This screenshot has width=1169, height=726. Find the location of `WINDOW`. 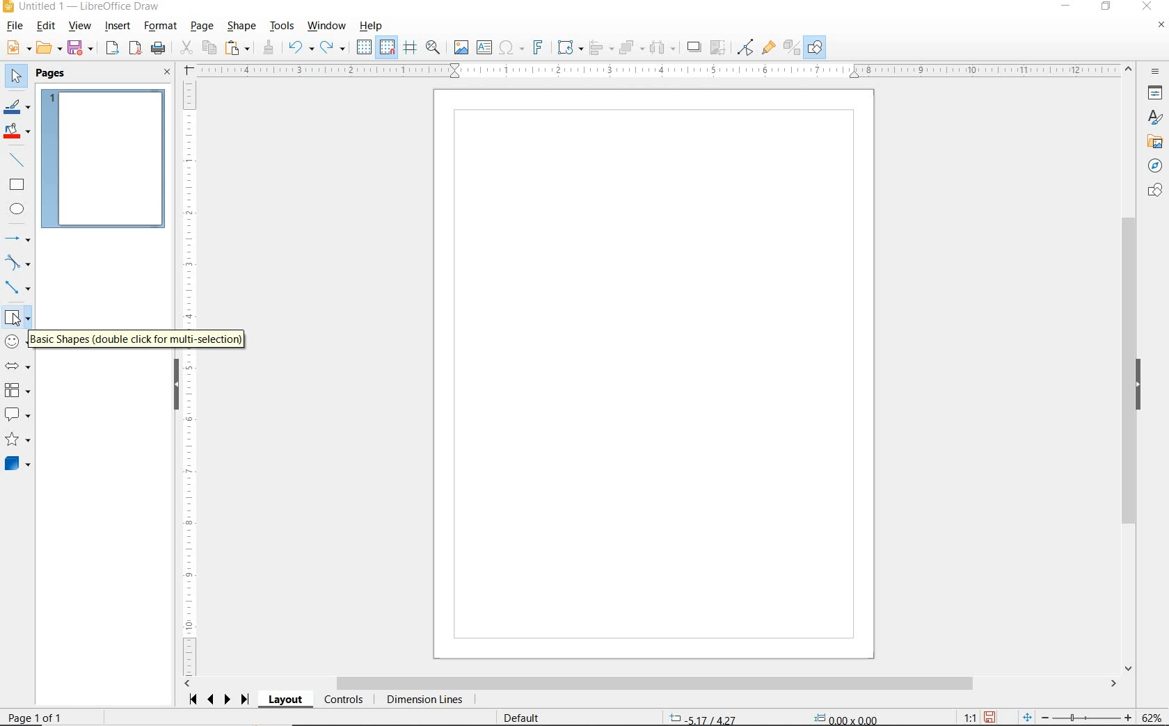

WINDOW is located at coordinates (327, 26).